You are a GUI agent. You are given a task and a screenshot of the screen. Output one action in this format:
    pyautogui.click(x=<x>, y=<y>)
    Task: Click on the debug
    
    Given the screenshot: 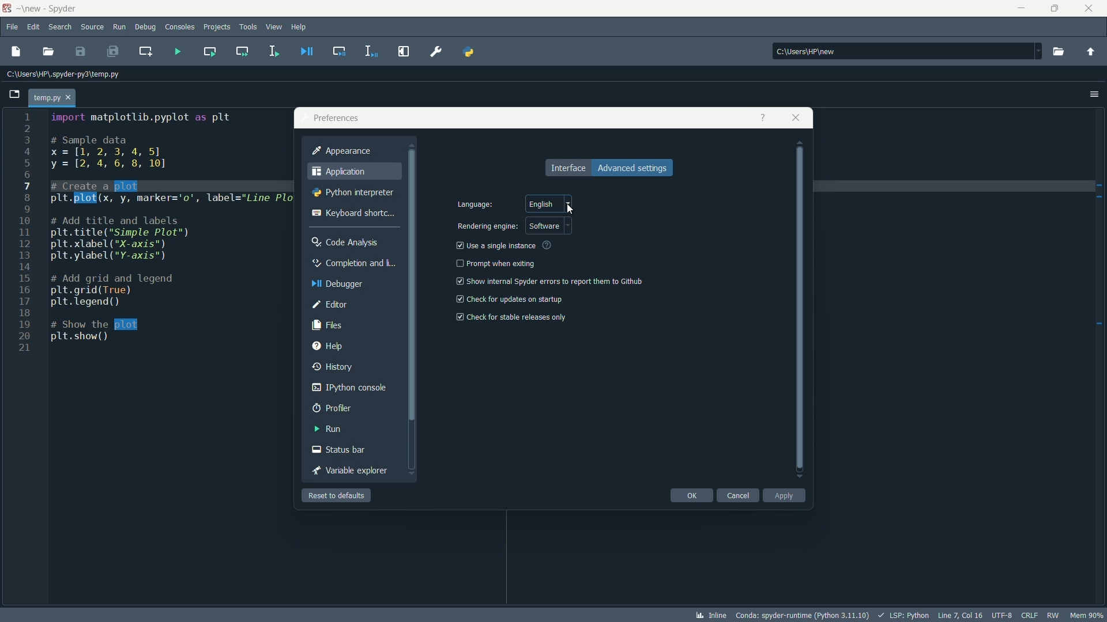 What is the action you would take?
    pyautogui.click(x=146, y=27)
    